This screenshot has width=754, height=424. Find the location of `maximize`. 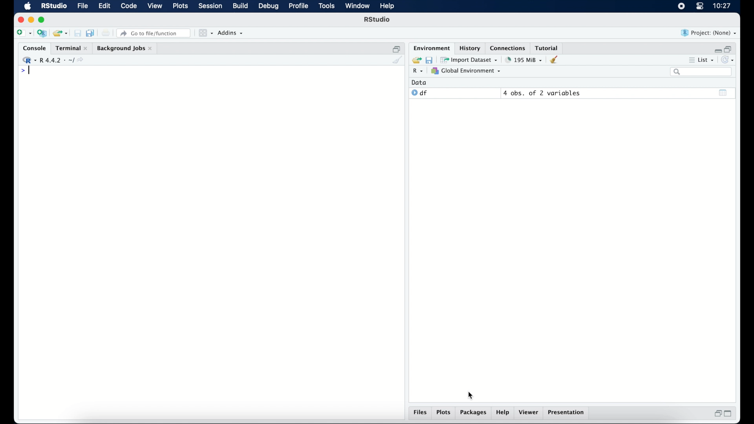

maximize is located at coordinates (730, 414).